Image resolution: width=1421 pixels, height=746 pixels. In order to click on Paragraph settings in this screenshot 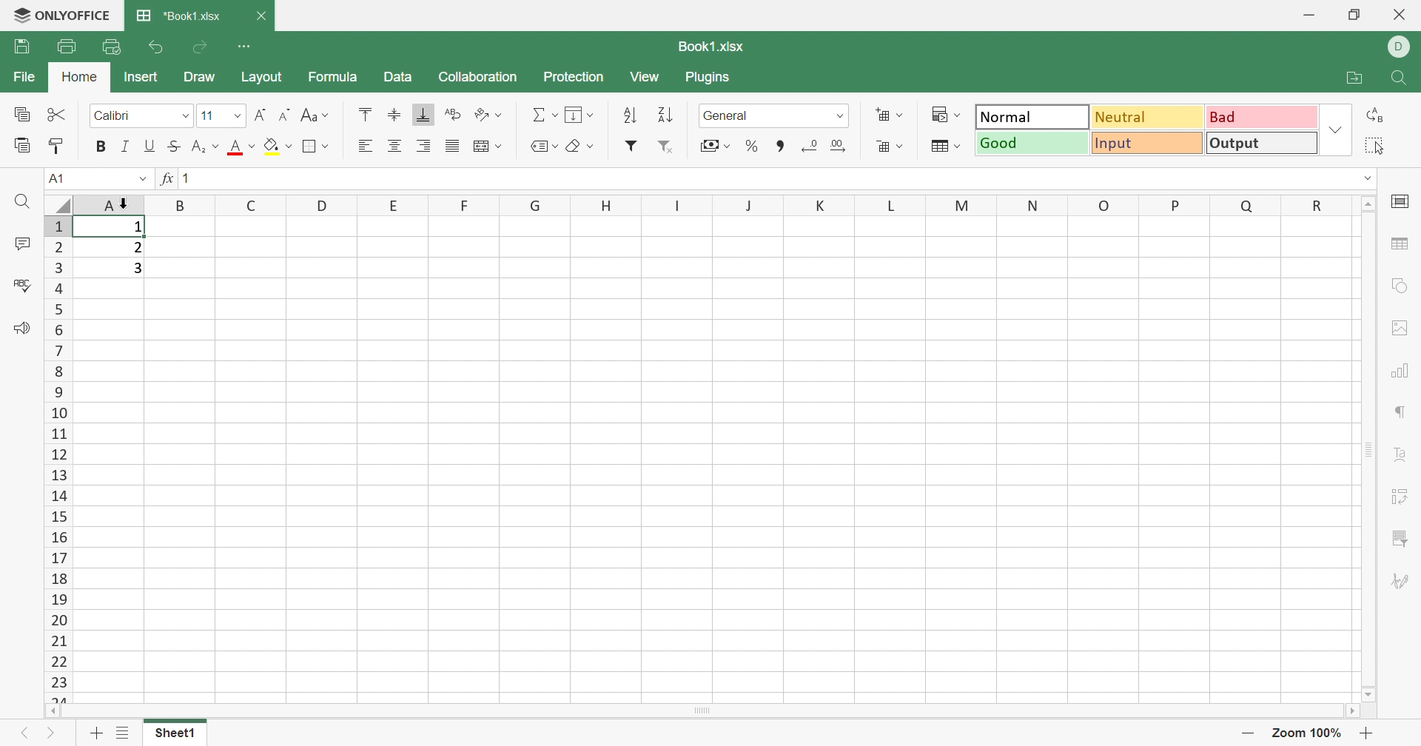, I will do `click(1402, 412)`.